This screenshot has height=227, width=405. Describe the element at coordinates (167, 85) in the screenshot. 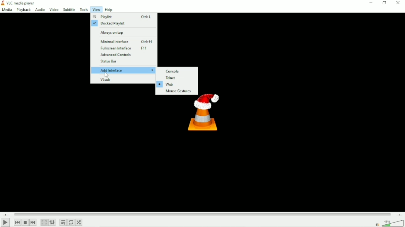

I see `Web` at that location.